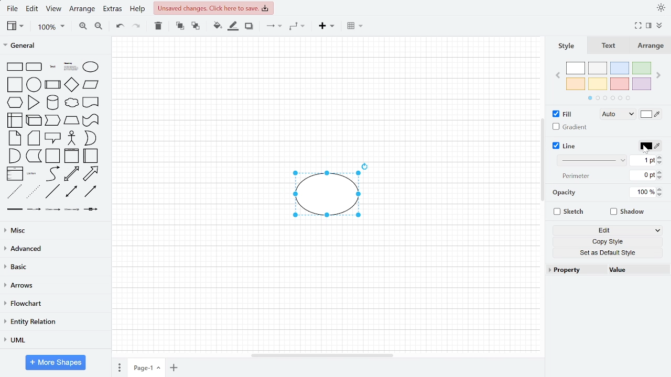 This screenshot has height=377, width=671. I want to click on fILE, so click(10, 10).